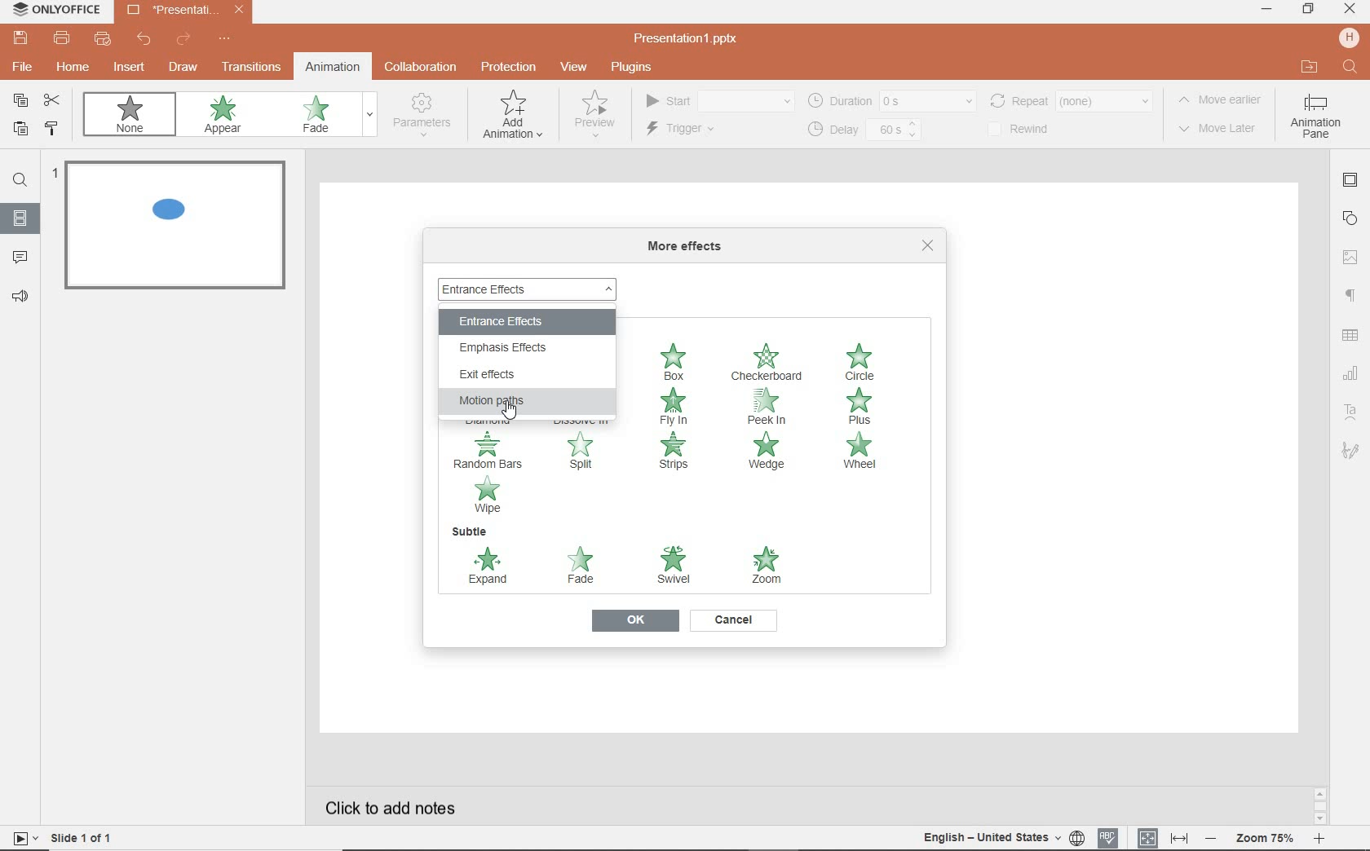 This screenshot has height=851, width=1370. What do you see at coordinates (1349, 410) in the screenshot?
I see `Text art ` at bounding box center [1349, 410].